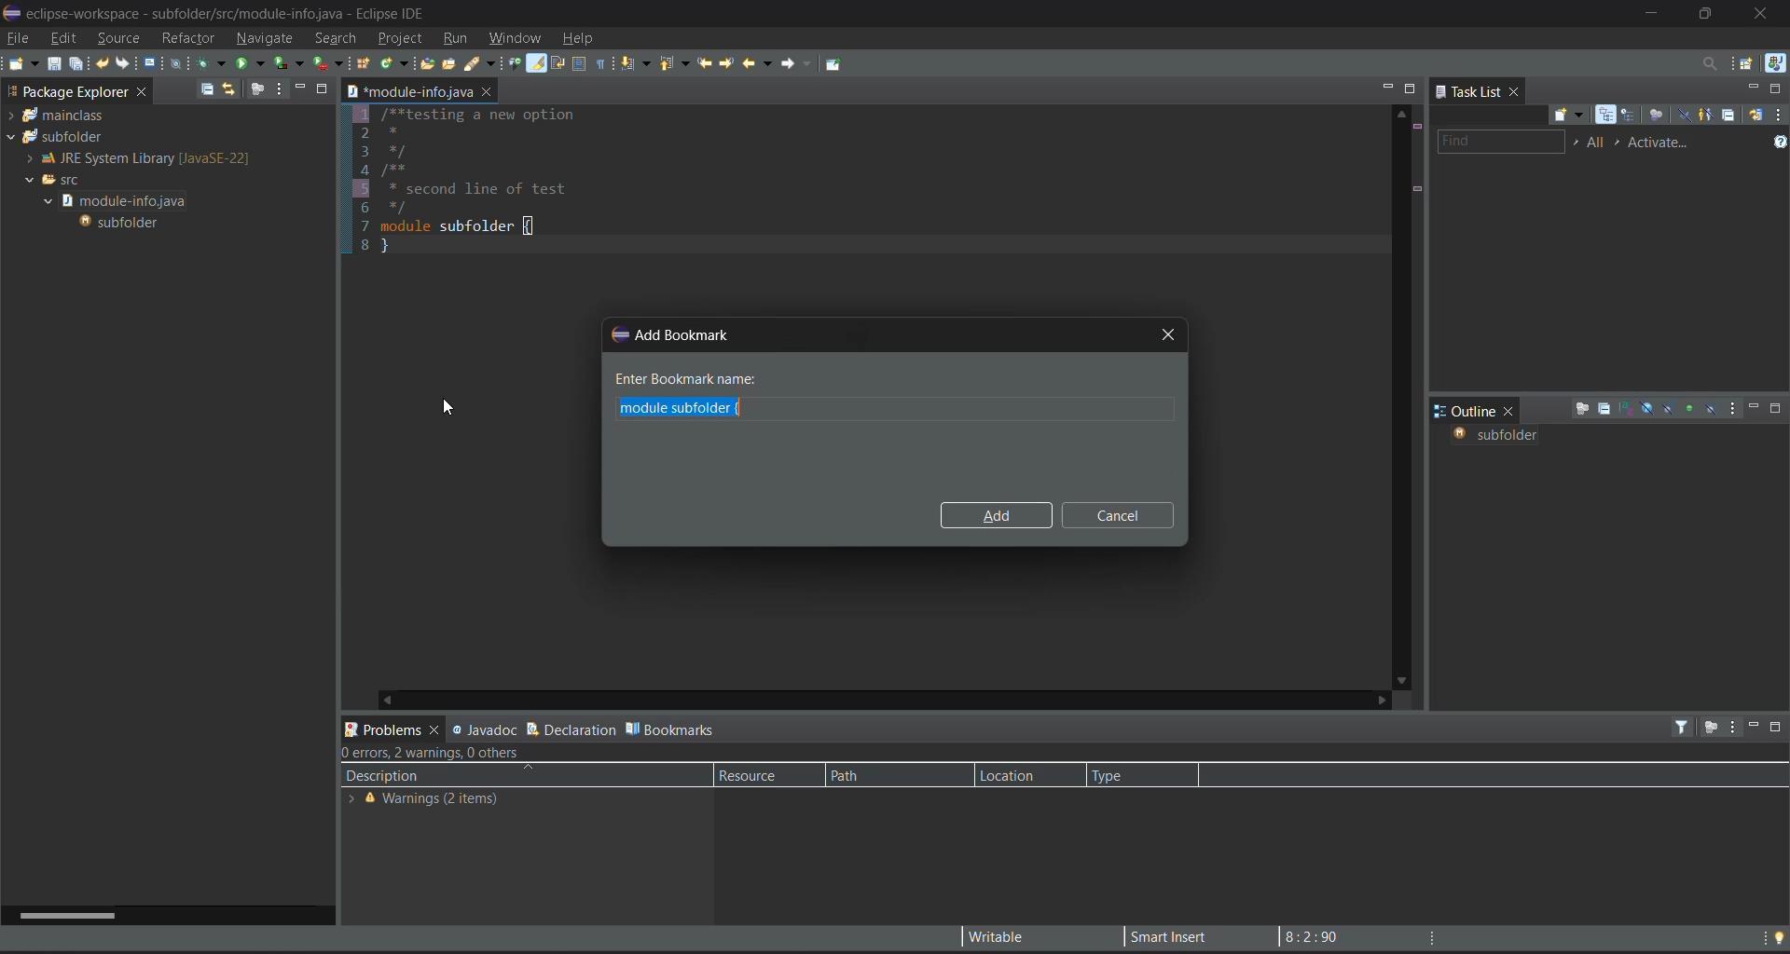 The height and width of the screenshot is (954, 1790). Describe the element at coordinates (76, 917) in the screenshot. I see `horizontal scroll bar` at that location.